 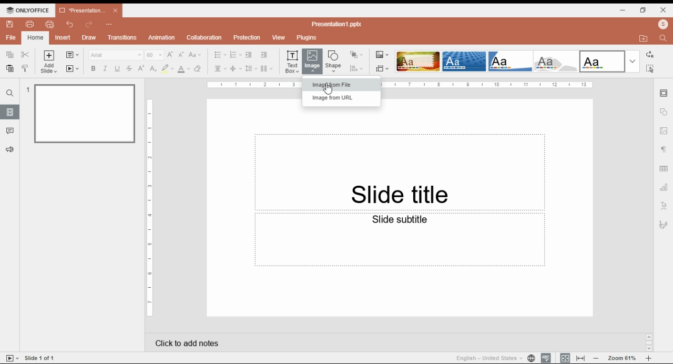 What do you see at coordinates (292, 62) in the screenshot?
I see `insert text box` at bounding box center [292, 62].